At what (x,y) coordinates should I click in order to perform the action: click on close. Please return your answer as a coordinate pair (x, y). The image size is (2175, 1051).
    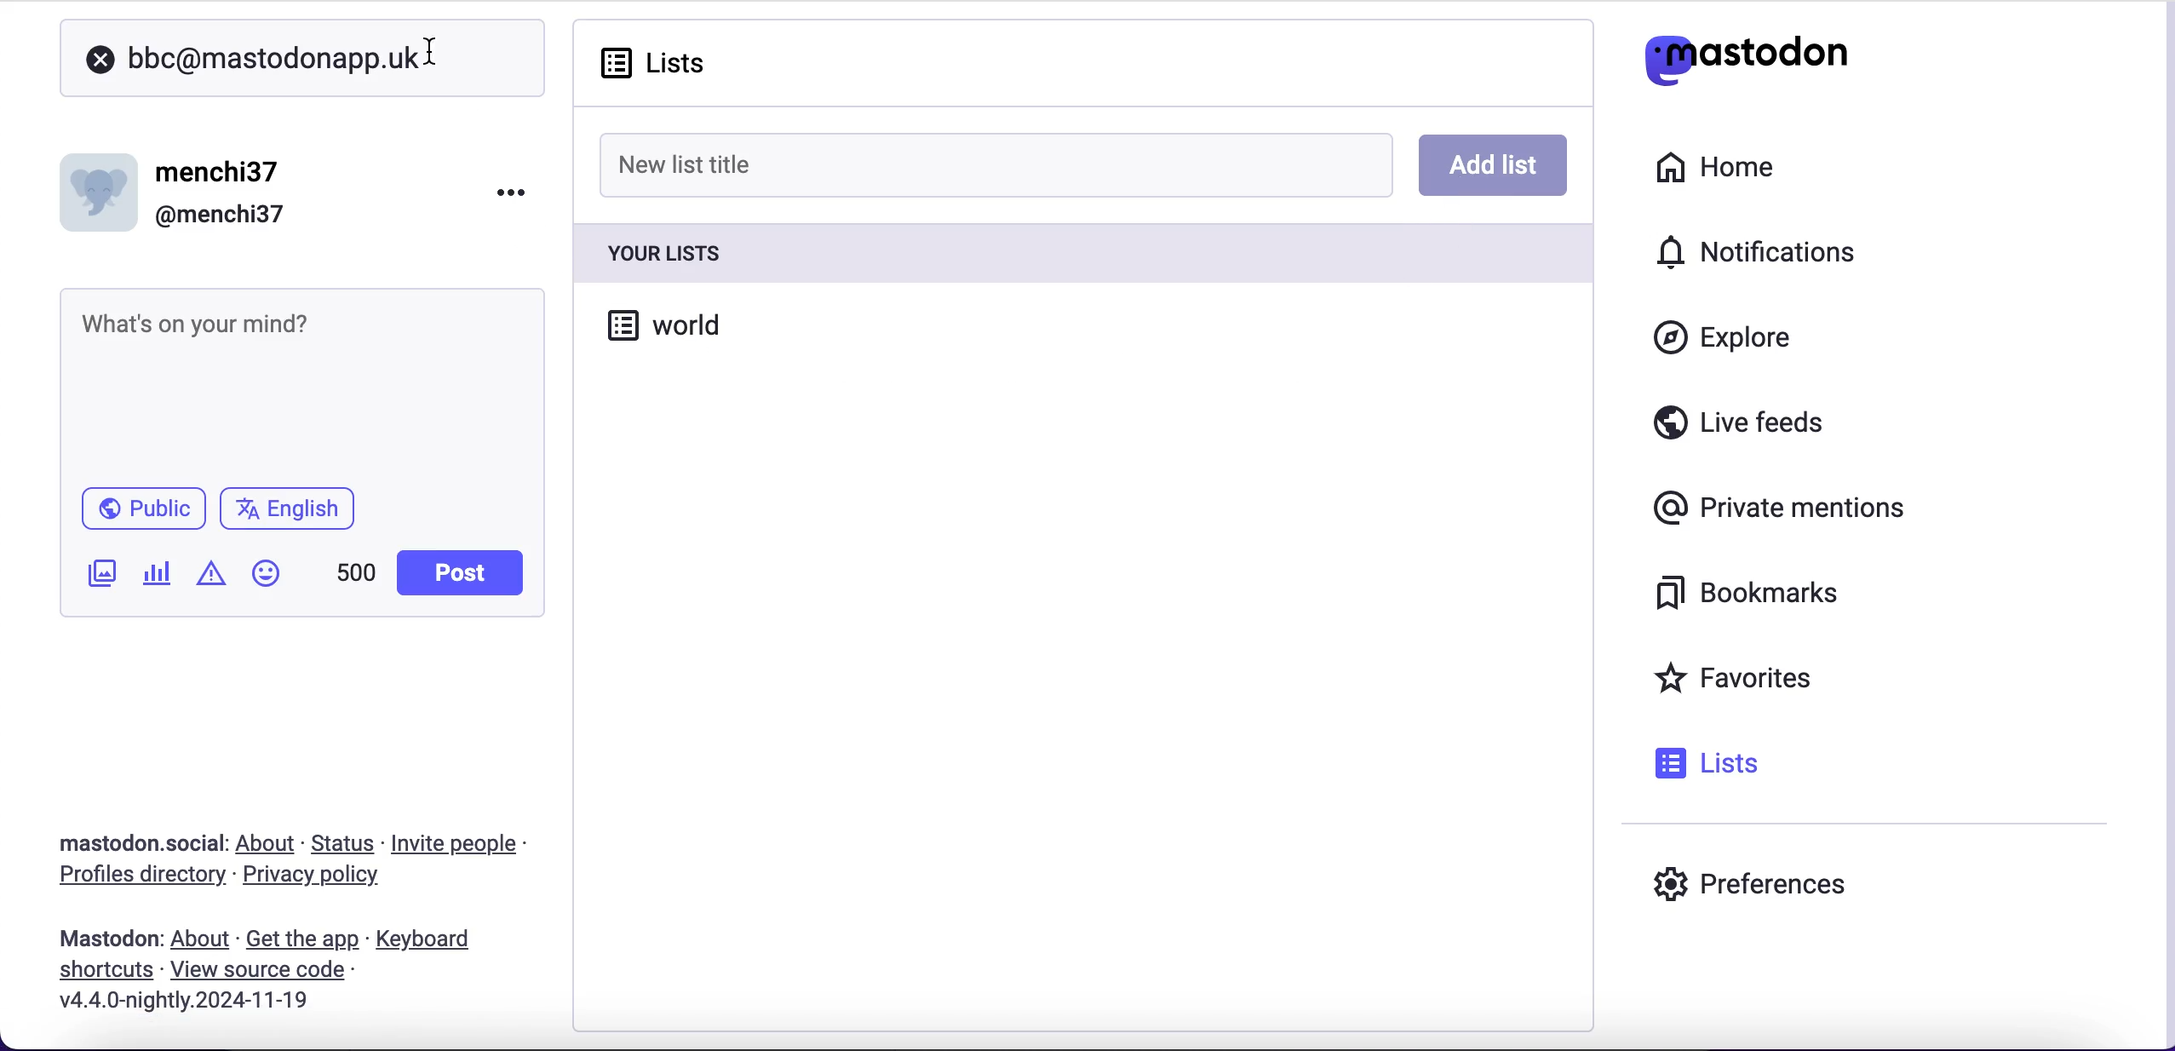
    Looking at the image, I should click on (100, 60).